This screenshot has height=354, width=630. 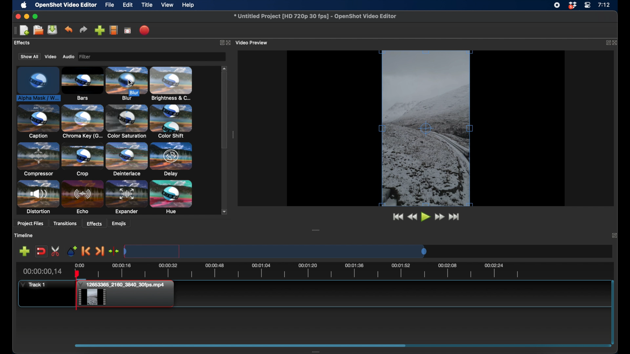 I want to click on timeline, so click(x=306, y=272).